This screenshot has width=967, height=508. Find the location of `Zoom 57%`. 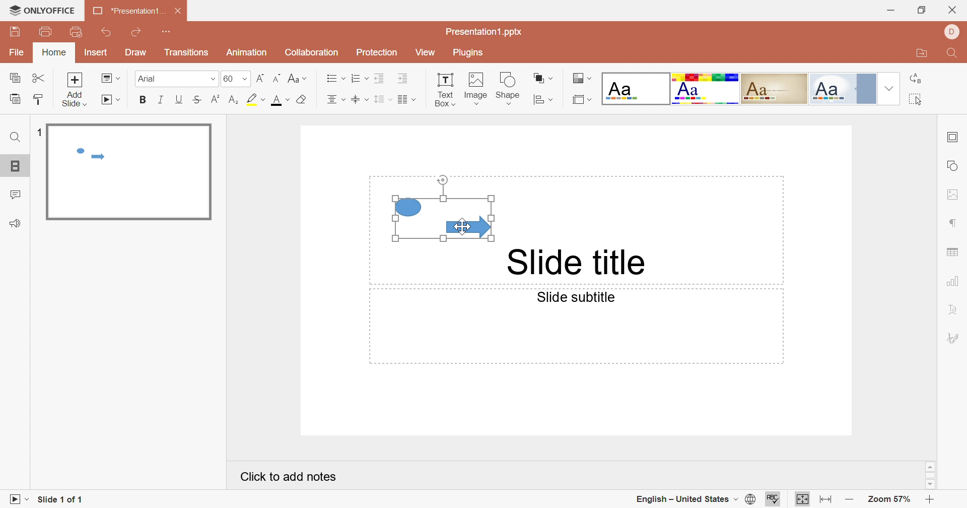

Zoom 57% is located at coordinates (889, 501).